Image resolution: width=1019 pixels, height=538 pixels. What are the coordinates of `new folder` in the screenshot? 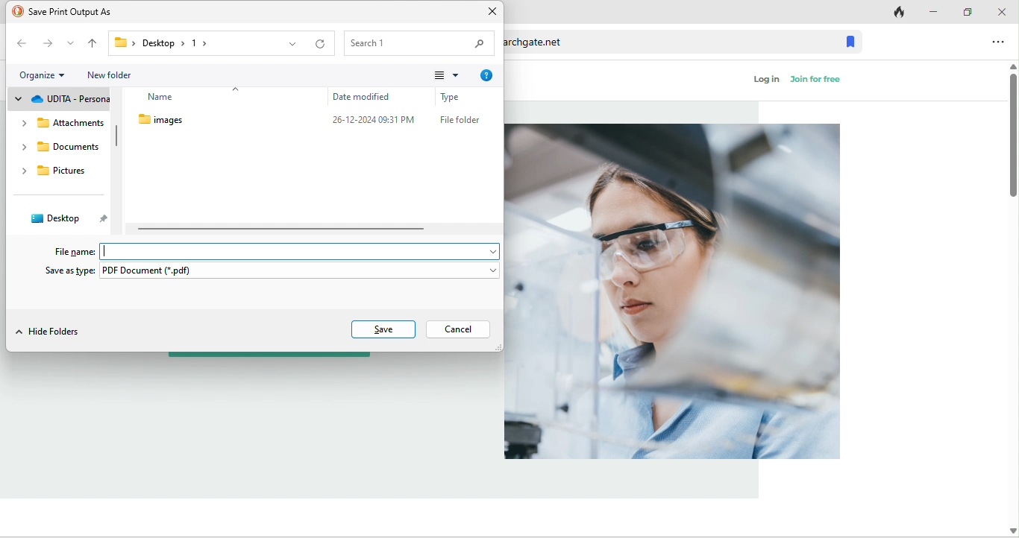 It's located at (119, 75).